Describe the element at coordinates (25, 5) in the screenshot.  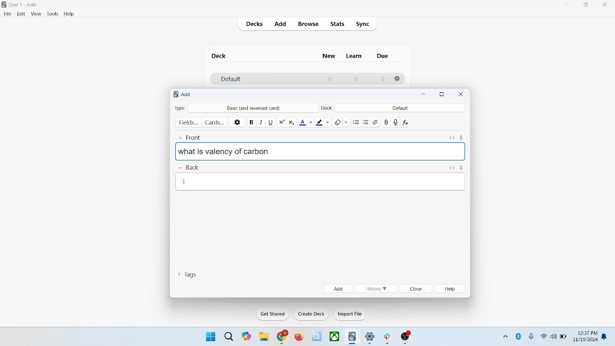
I see `User-1 Anki` at that location.